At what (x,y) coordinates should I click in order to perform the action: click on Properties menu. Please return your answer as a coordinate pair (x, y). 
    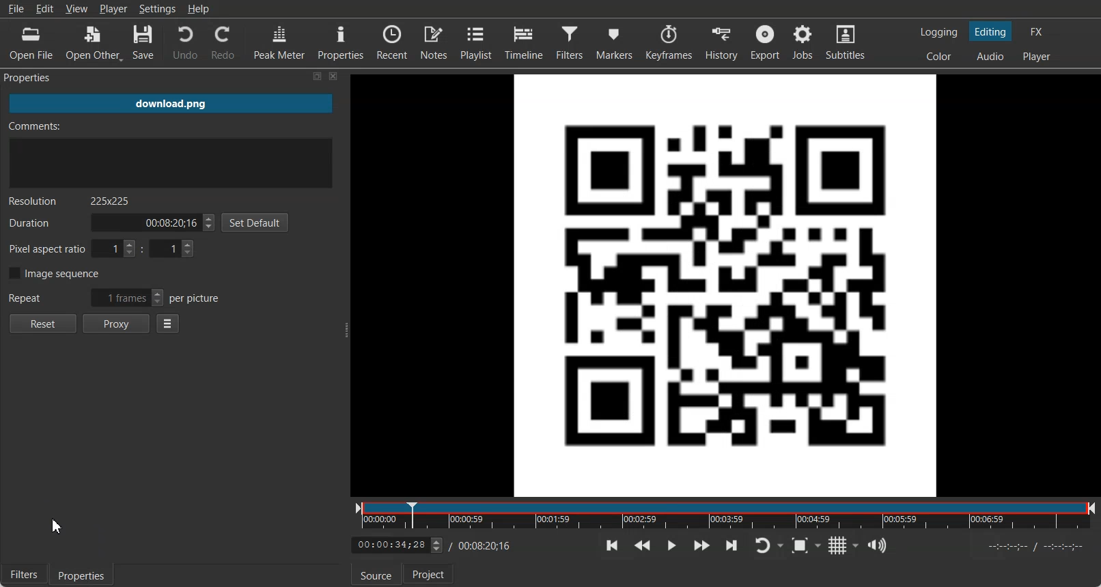
    Looking at the image, I should click on (168, 324).